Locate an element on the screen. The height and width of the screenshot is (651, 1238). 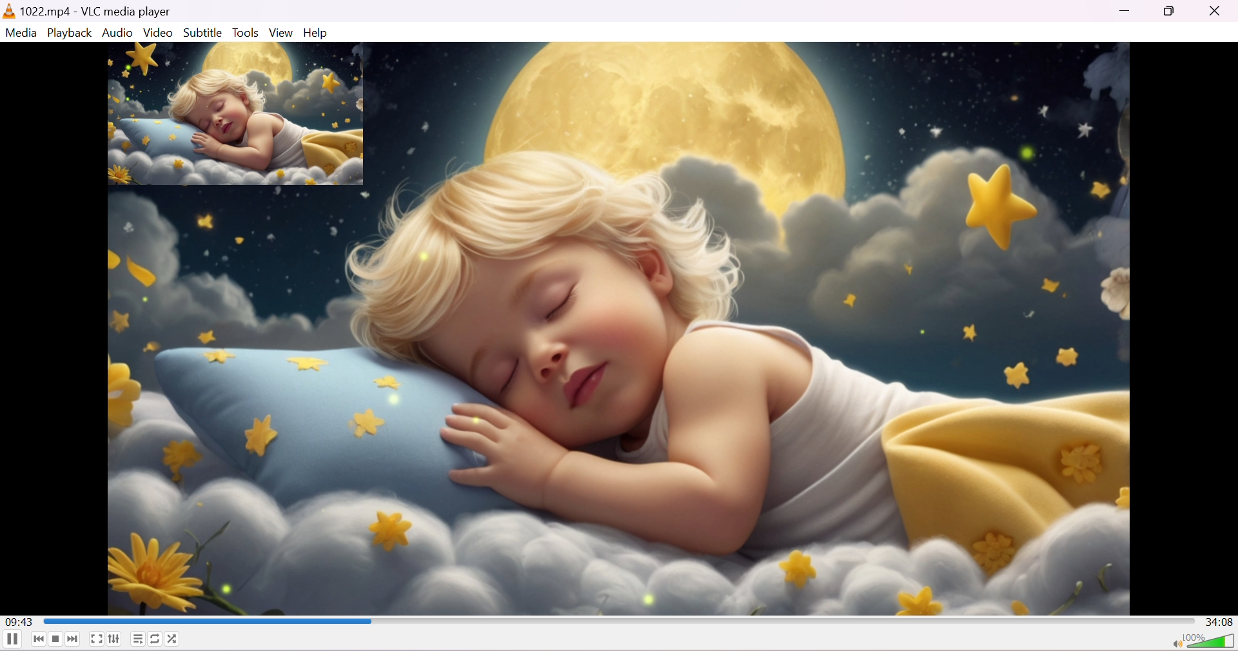
wallpaper is located at coordinates (752, 328).